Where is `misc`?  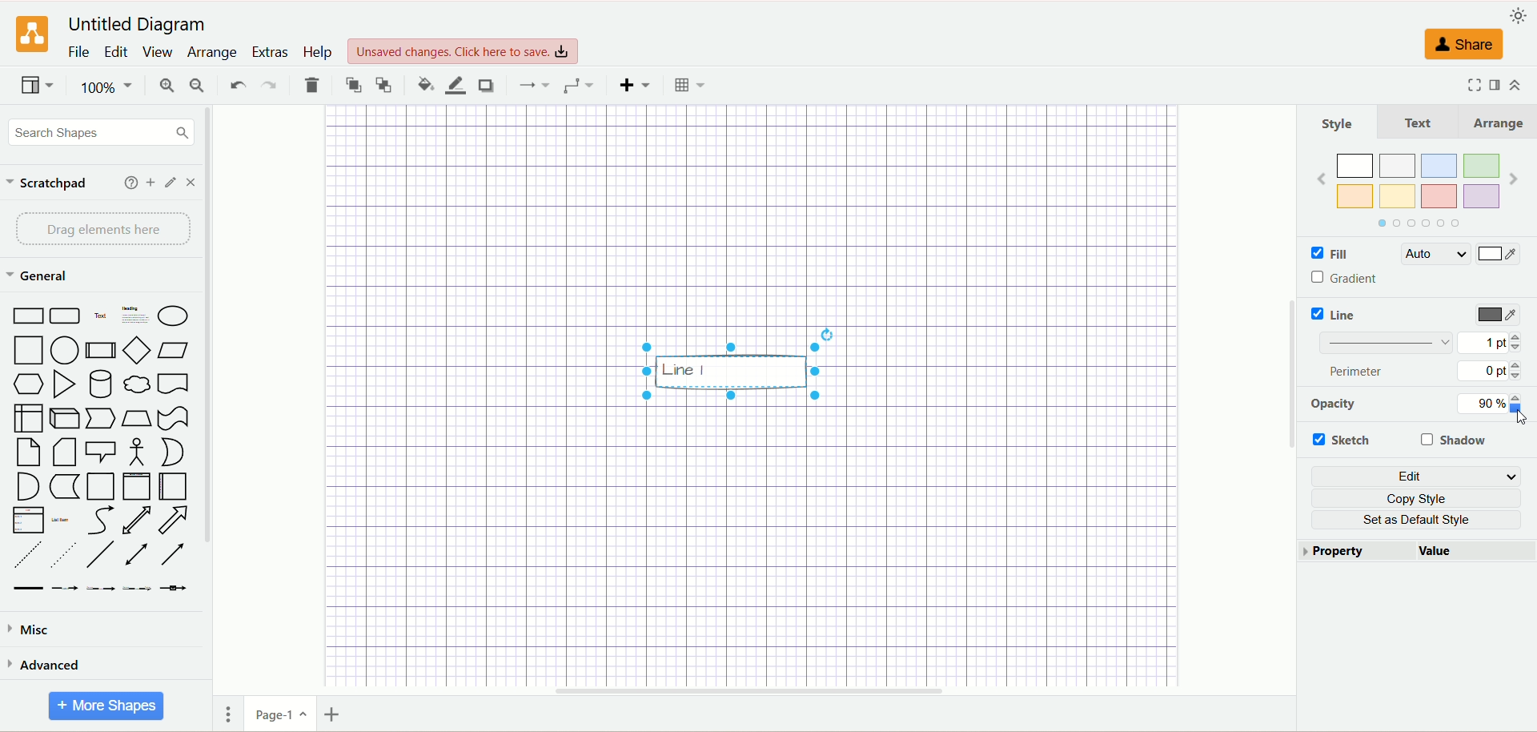 misc is located at coordinates (37, 629).